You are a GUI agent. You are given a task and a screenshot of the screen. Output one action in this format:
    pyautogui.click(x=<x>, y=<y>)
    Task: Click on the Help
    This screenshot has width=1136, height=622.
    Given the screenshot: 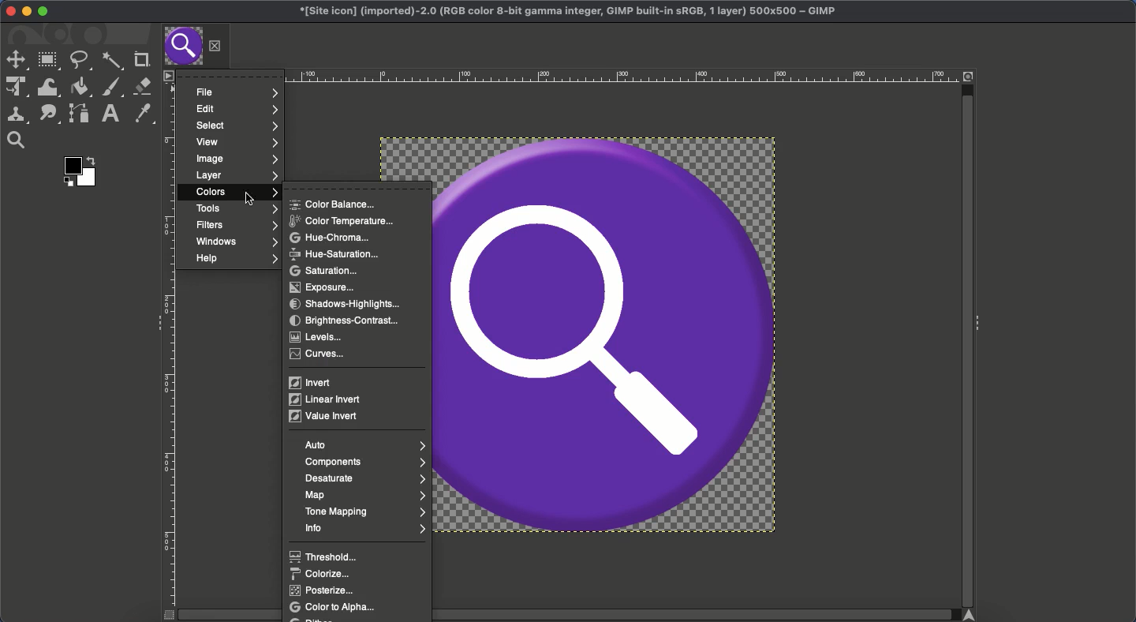 What is the action you would take?
    pyautogui.click(x=234, y=259)
    